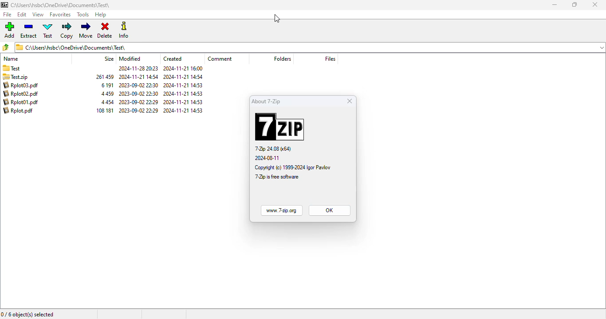  I want to click on comment, so click(221, 58).